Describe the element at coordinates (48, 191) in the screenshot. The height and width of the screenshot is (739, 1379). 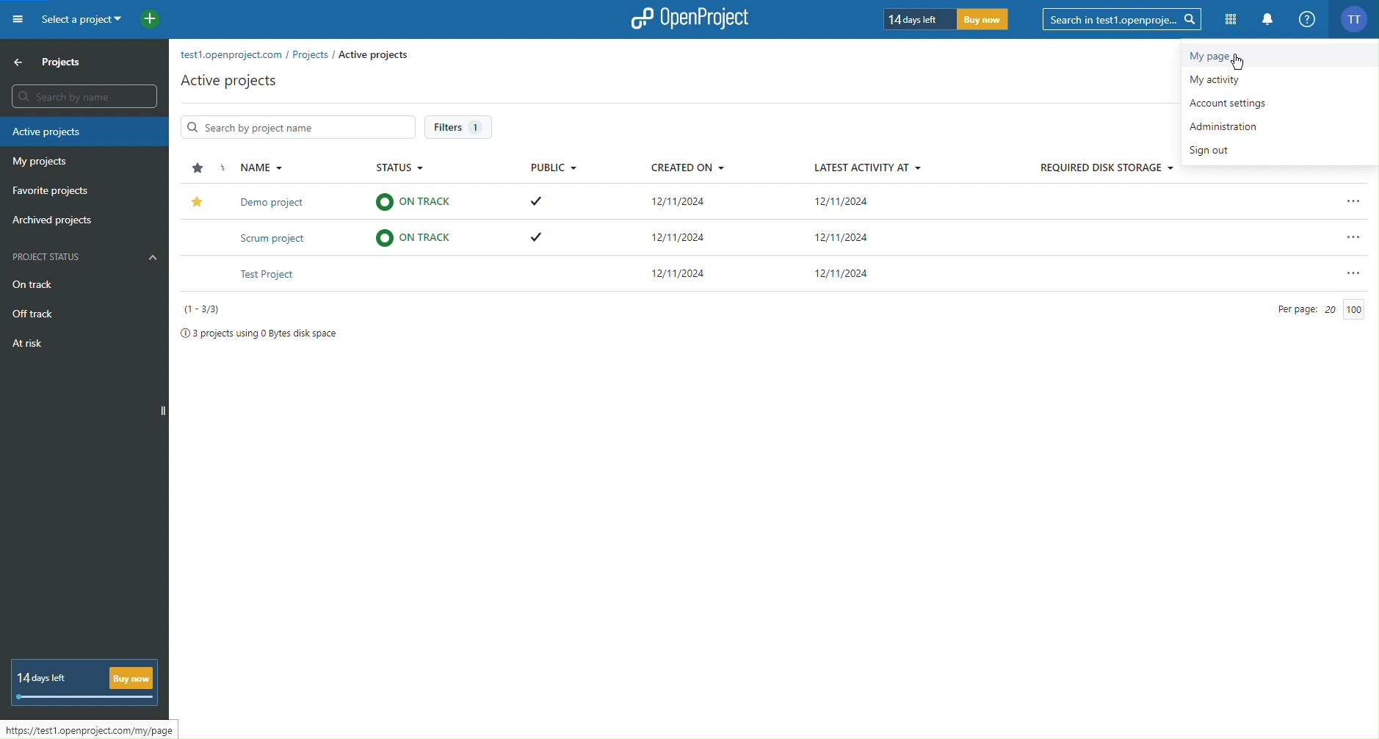
I see `Favorite projects` at that location.